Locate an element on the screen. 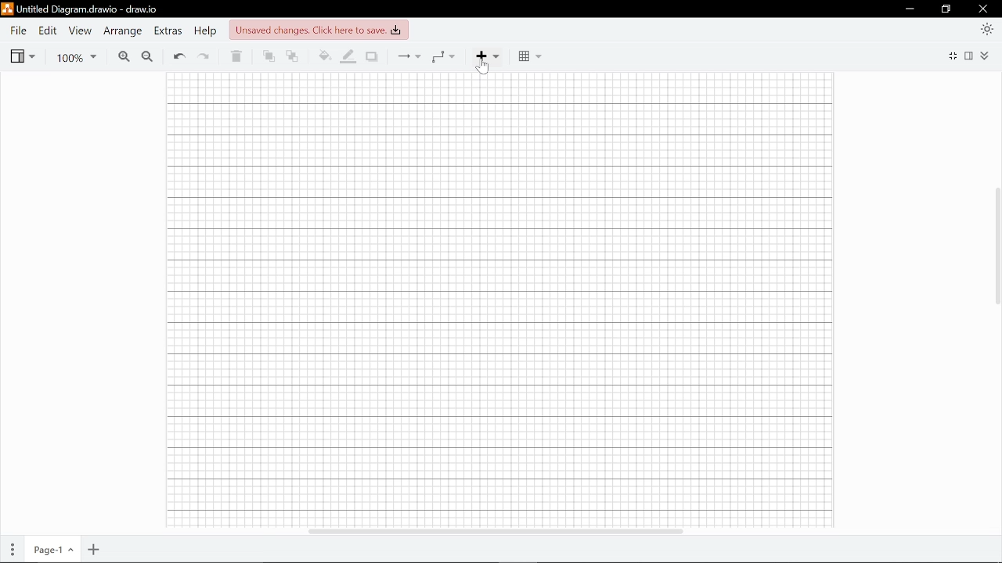  File is located at coordinates (17, 31).